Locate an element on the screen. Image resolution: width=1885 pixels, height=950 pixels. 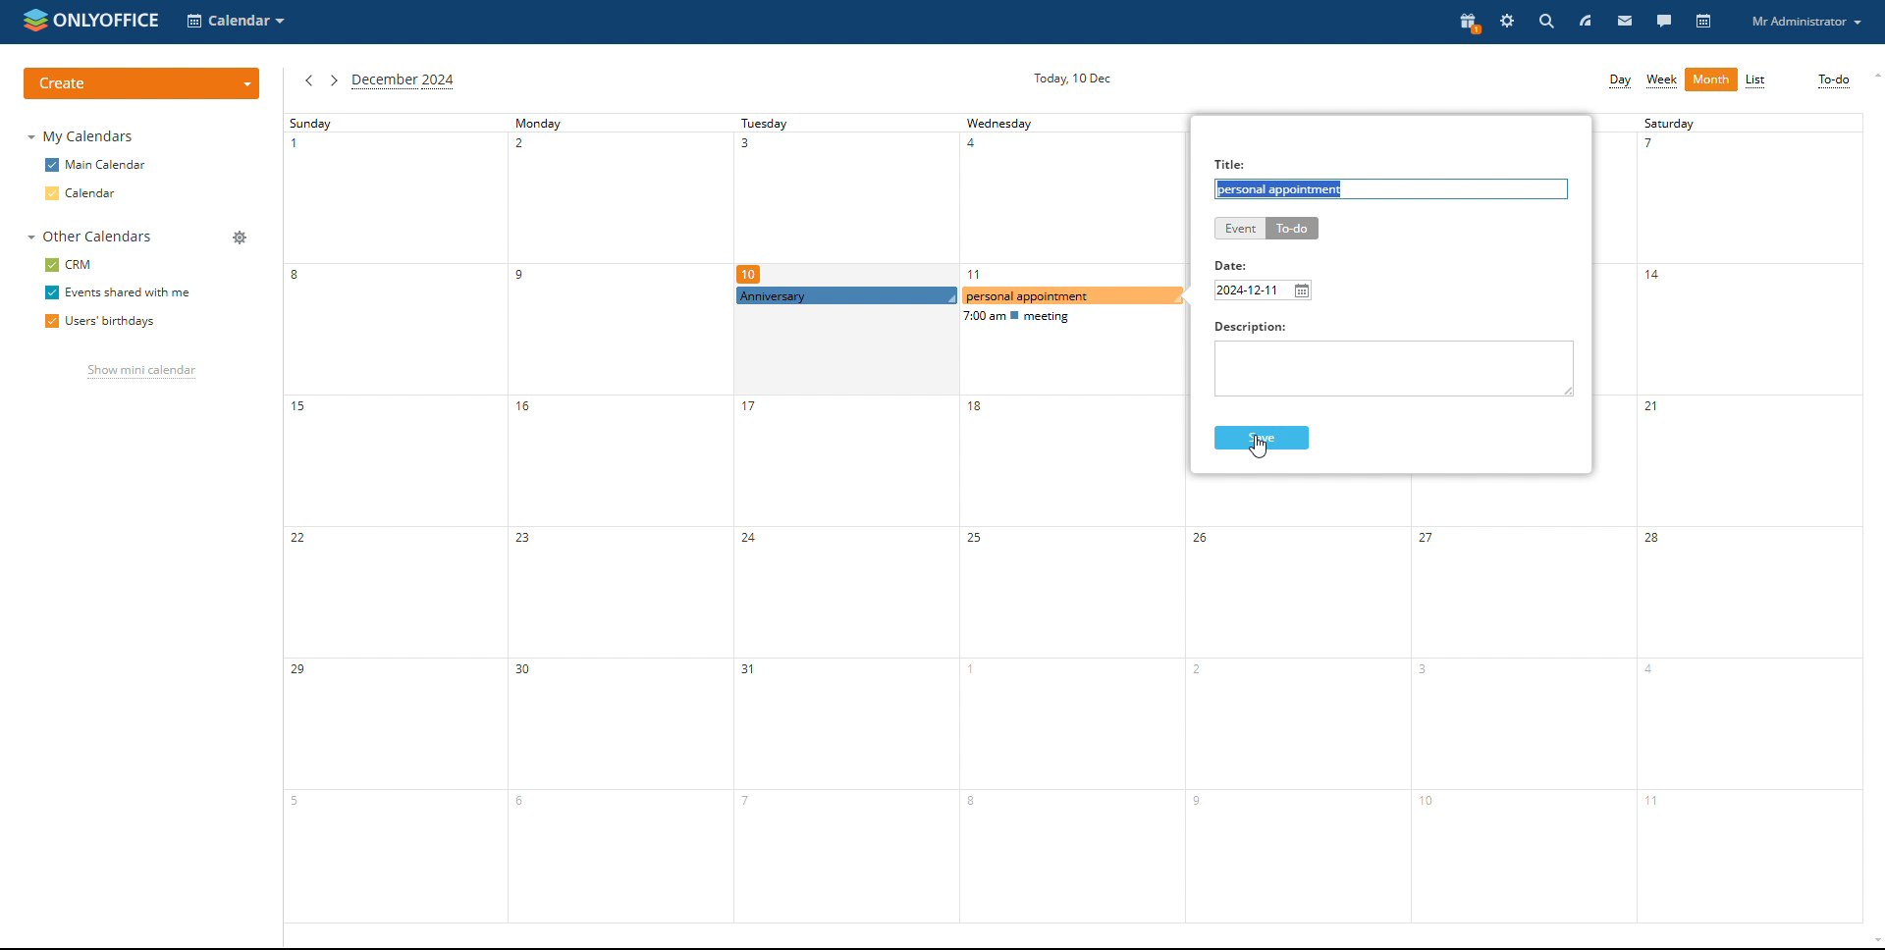
 is located at coordinates (1253, 326).